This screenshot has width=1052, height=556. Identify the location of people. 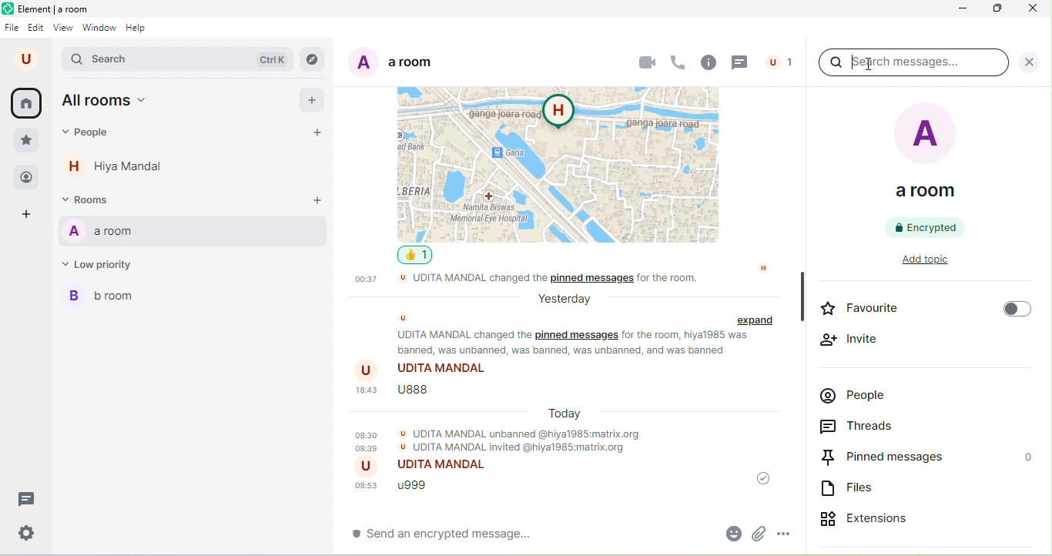
(780, 61).